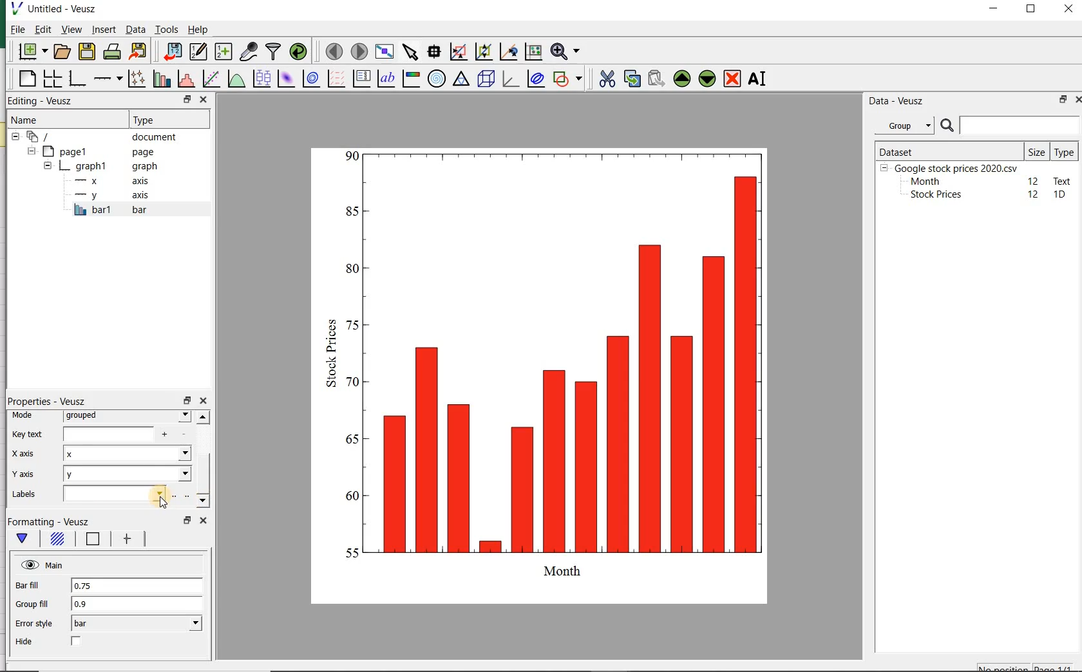 Image resolution: width=1082 pixels, height=672 pixels. Describe the element at coordinates (460, 80) in the screenshot. I see `ternary graph` at that location.